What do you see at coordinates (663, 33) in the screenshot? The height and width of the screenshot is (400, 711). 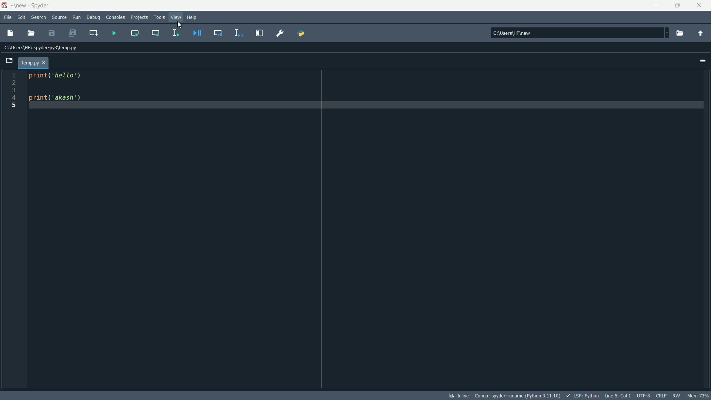 I see `drop down` at bounding box center [663, 33].